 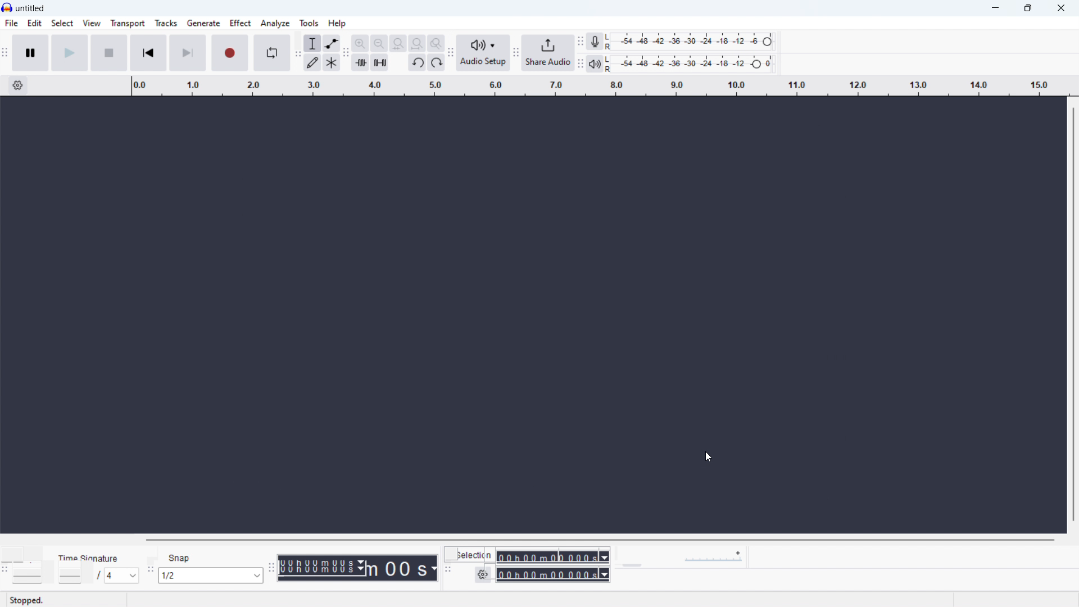 I want to click on redo, so click(x=436, y=62).